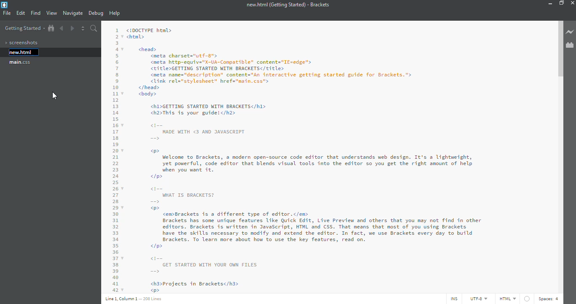 The width and height of the screenshot is (576, 304). I want to click on back, so click(63, 28).